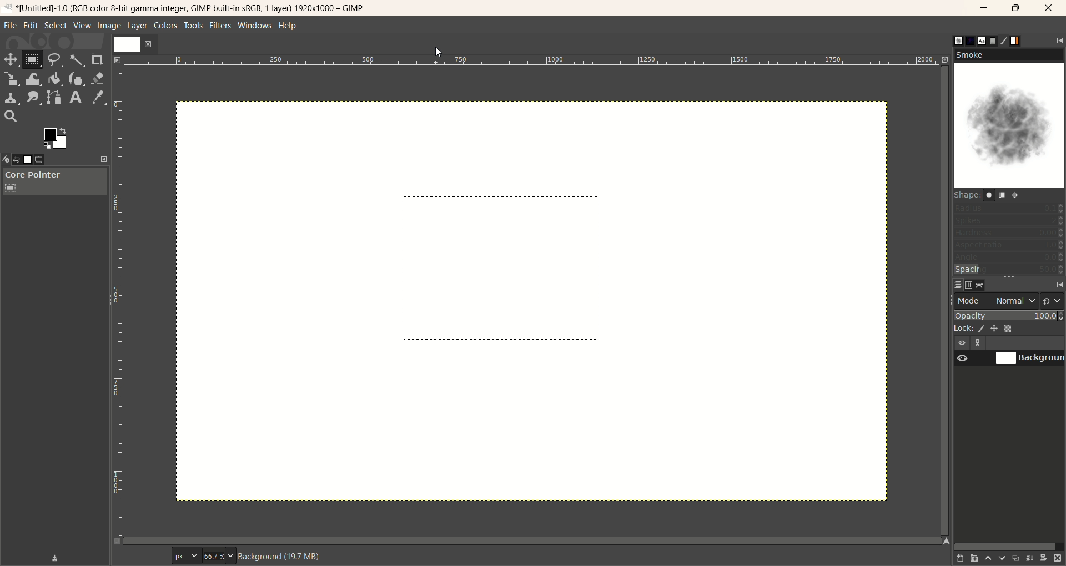  Describe the element at coordinates (33, 99) in the screenshot. I see `smudge tool` at that location.